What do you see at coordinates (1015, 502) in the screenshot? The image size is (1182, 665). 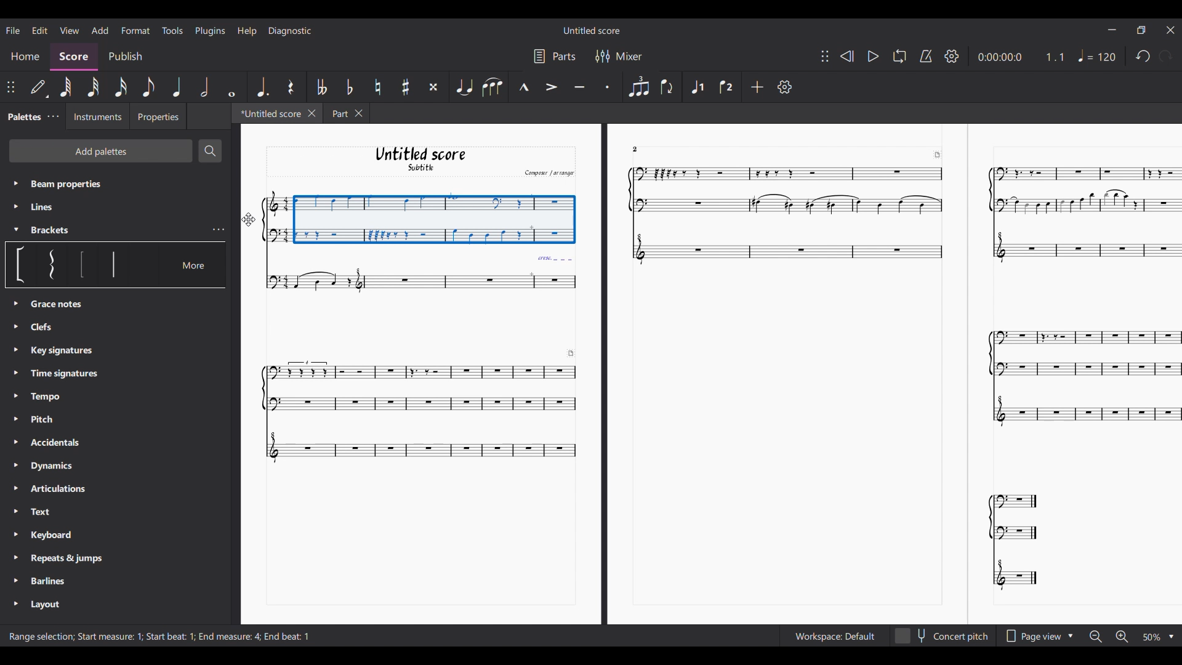 I see `` at bounding box center [1015, 502].